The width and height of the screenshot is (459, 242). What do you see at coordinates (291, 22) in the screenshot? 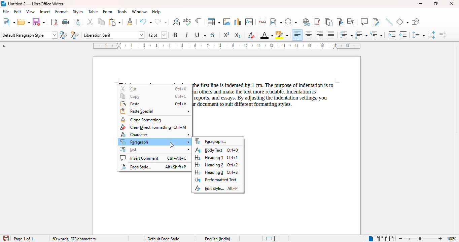
I see `insert special characters` at bounding box center [291, 22].